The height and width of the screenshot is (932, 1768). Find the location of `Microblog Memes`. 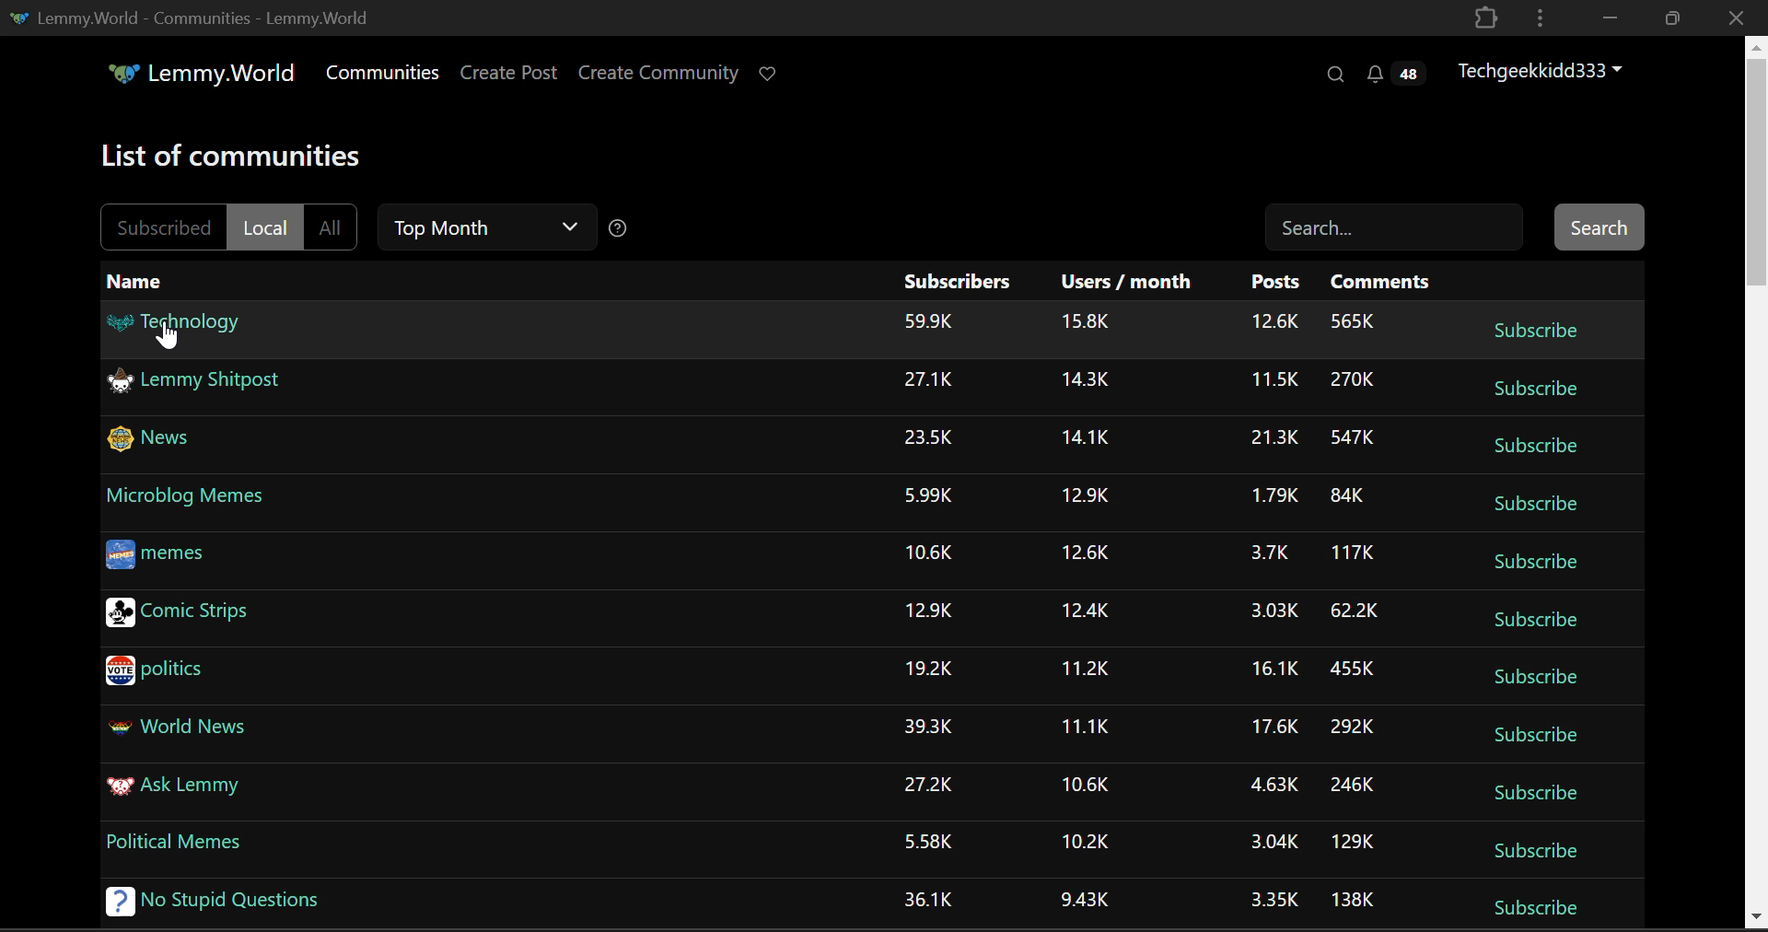

Microblog Memes is located at coordinates (186, 497).